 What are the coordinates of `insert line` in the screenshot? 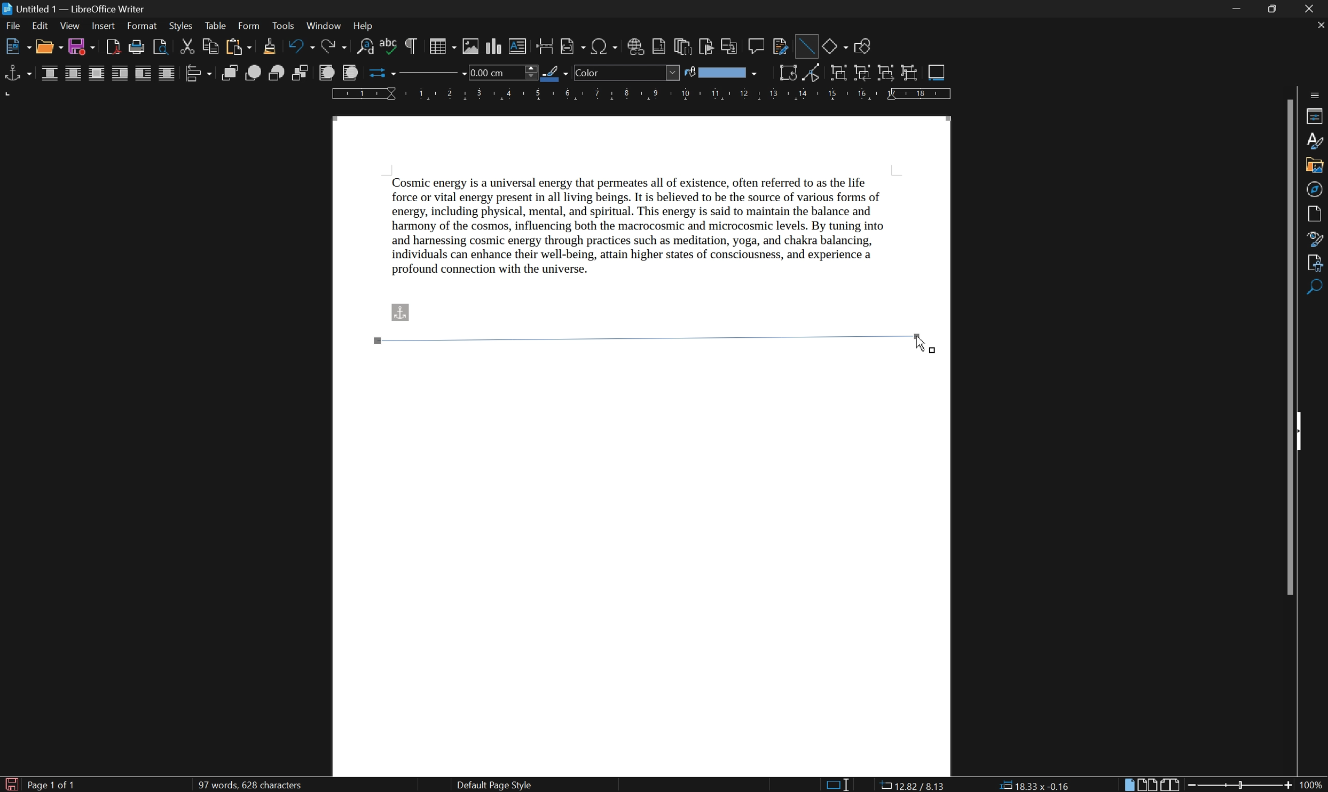 It's located at (805, 44).